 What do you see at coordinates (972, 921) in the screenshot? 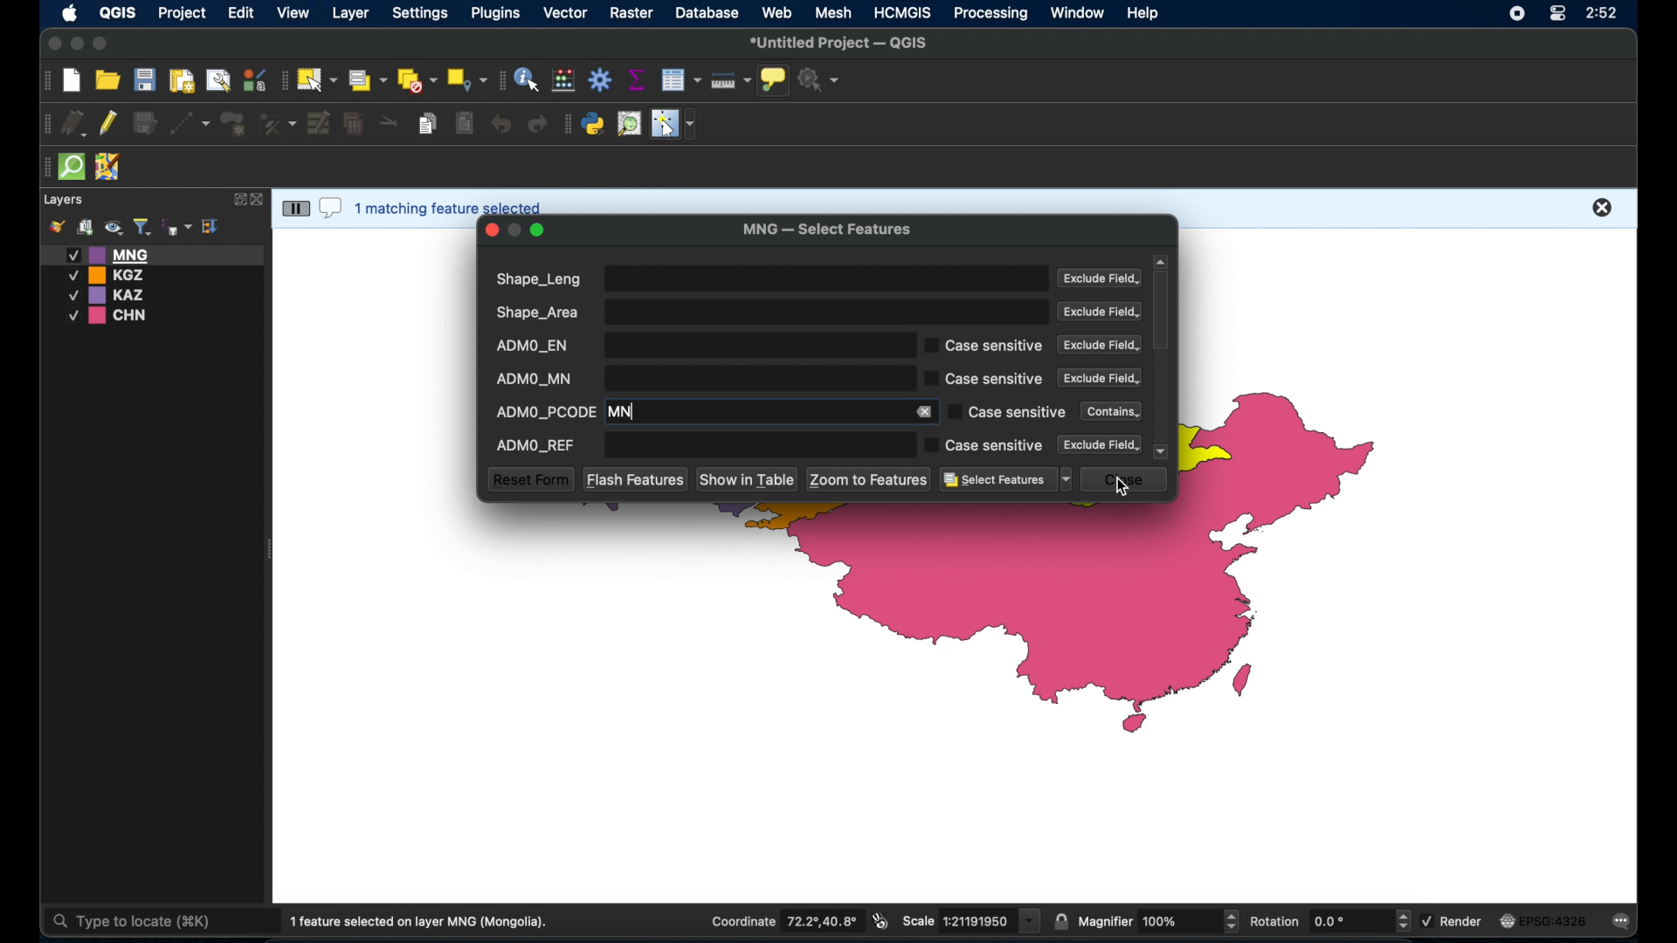
I see `scale 1:21191950` at bounding box center [972, 921].